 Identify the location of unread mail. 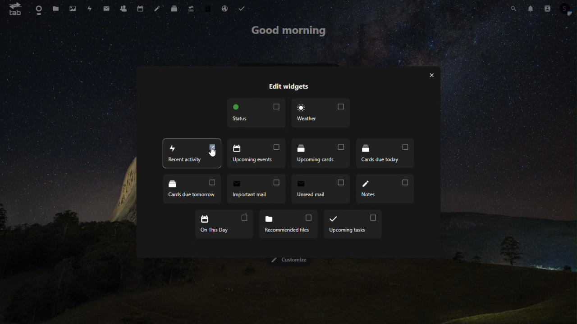
(321, 189).